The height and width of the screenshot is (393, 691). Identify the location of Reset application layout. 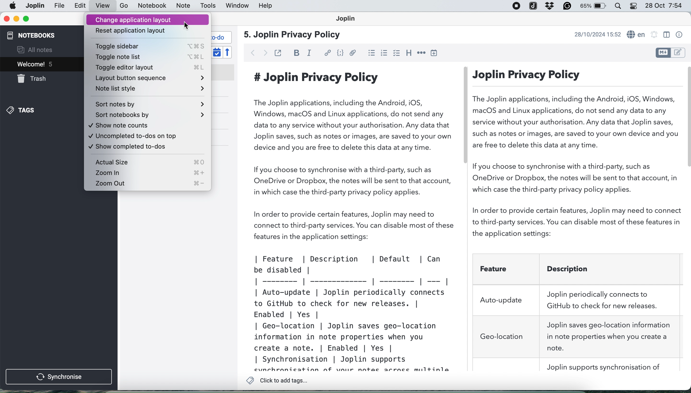
(147, 31).